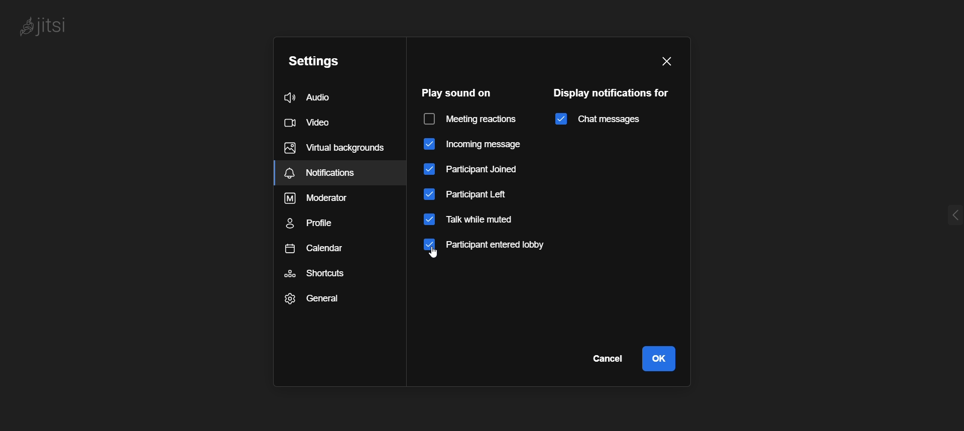 Image resolution: width=964 pixels, height=431 pixels. I want to click on Virtual background, so click(334, 146).